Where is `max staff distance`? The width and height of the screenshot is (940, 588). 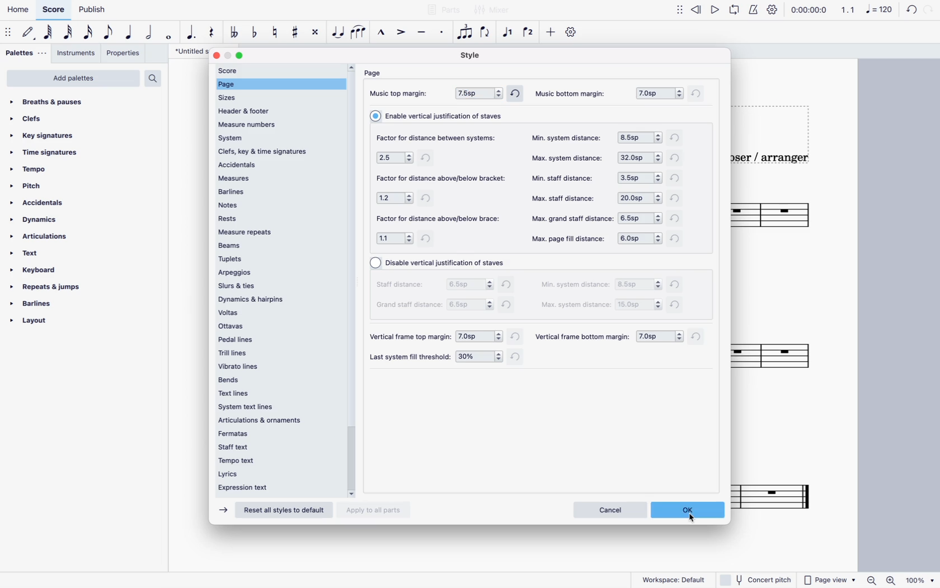 max staff distance is located at coordinates (562, 198).